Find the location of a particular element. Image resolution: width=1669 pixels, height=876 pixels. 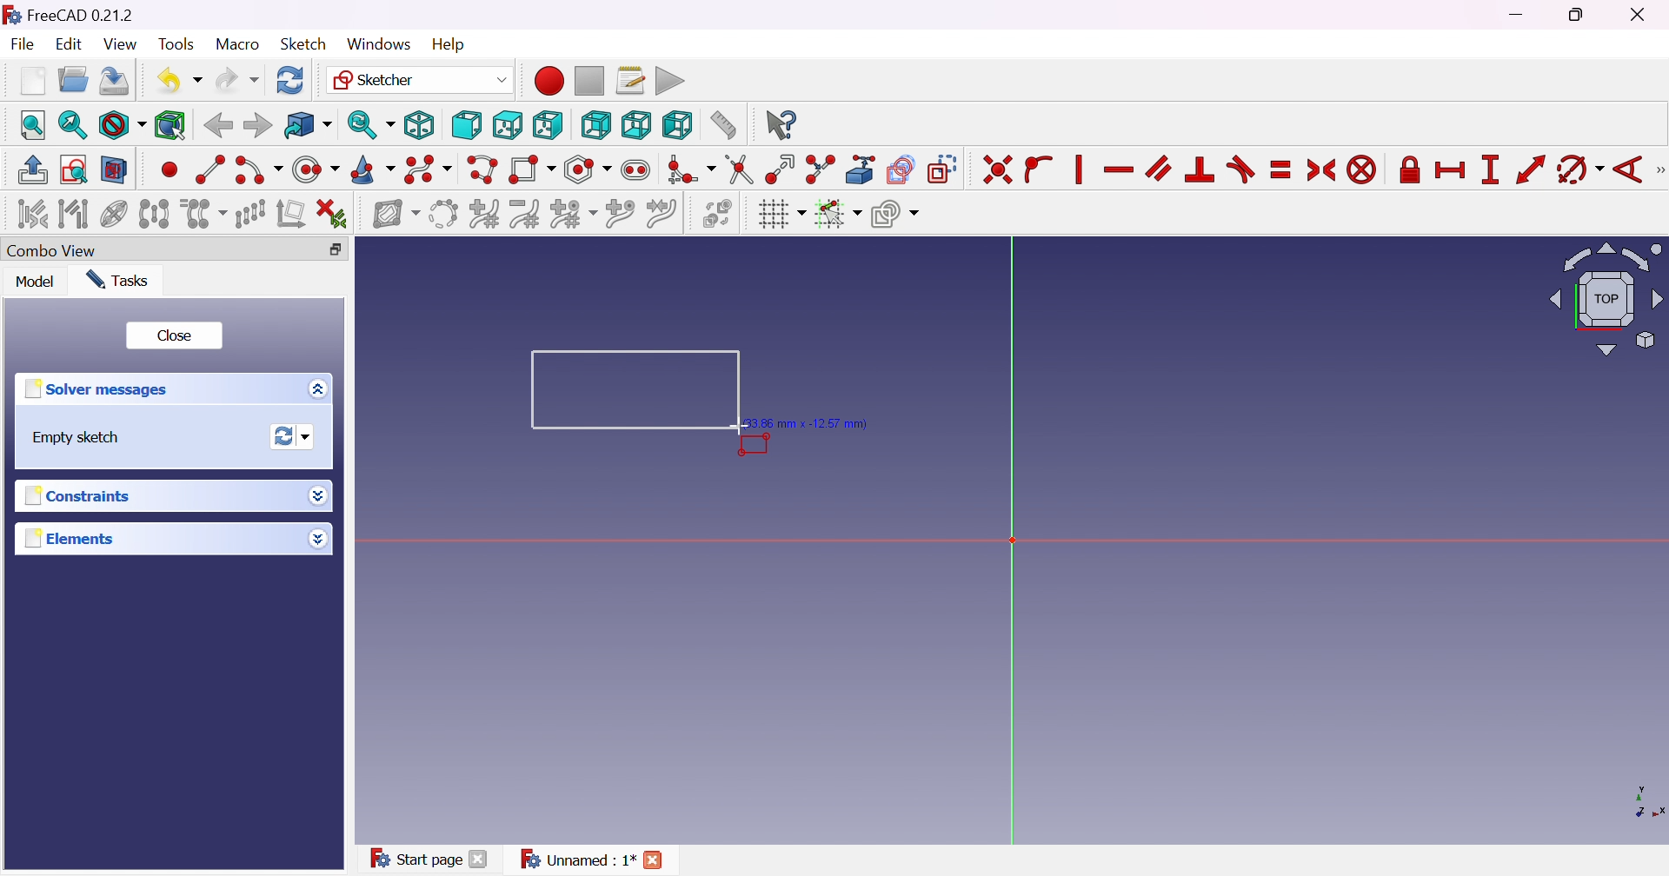

View sketch is located at coordinates (73, 169).